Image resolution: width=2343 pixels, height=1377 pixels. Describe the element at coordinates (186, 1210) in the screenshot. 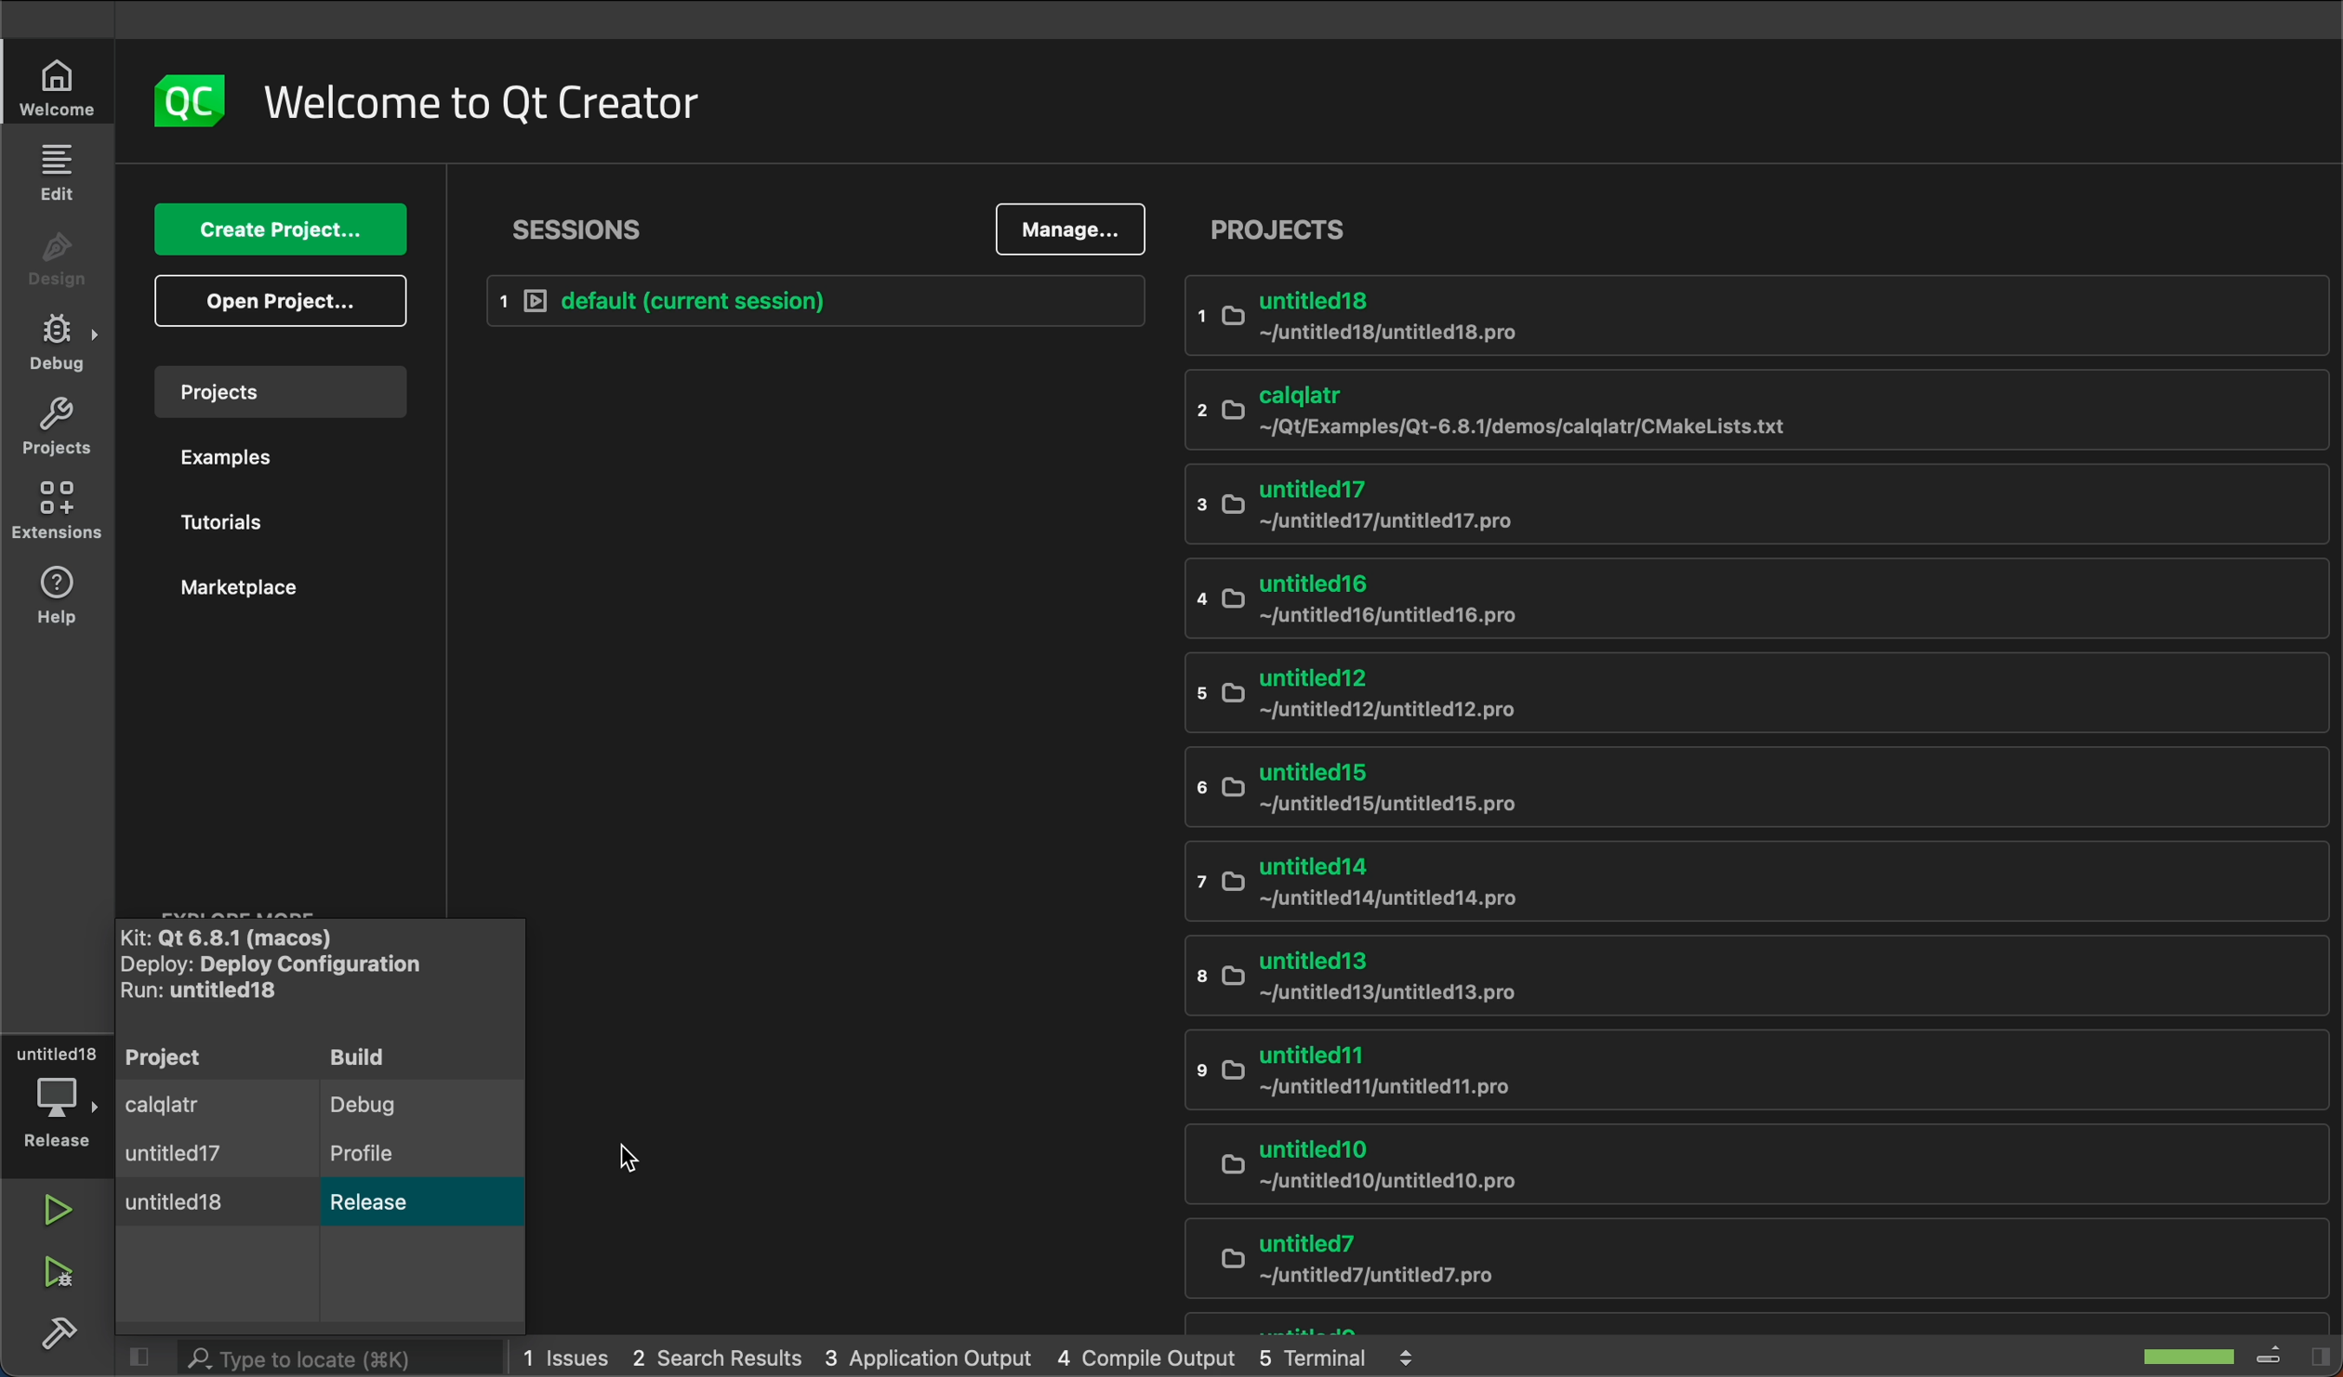

I see `untitled 18` at that location.